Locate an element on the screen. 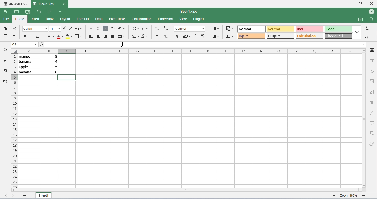 Image resolution: width=377 pixels, height=199 pixels. copy style is located at coordinates (15, 36).